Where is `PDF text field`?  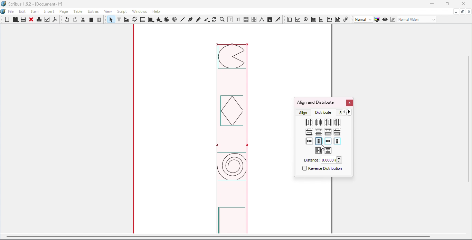
PDF text field is located at coordinates (313, 19).